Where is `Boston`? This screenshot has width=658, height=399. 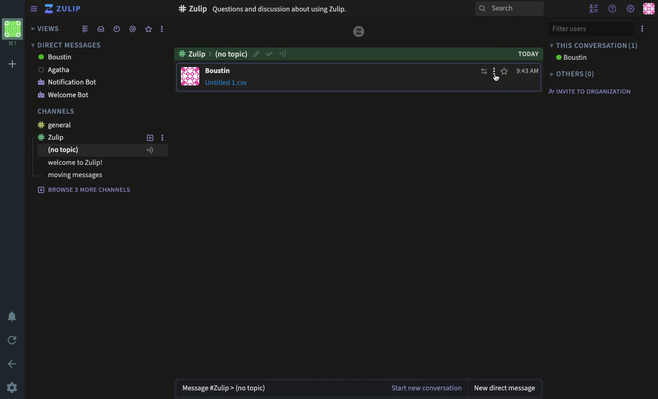 Boston is located at coordinates (570, 59).